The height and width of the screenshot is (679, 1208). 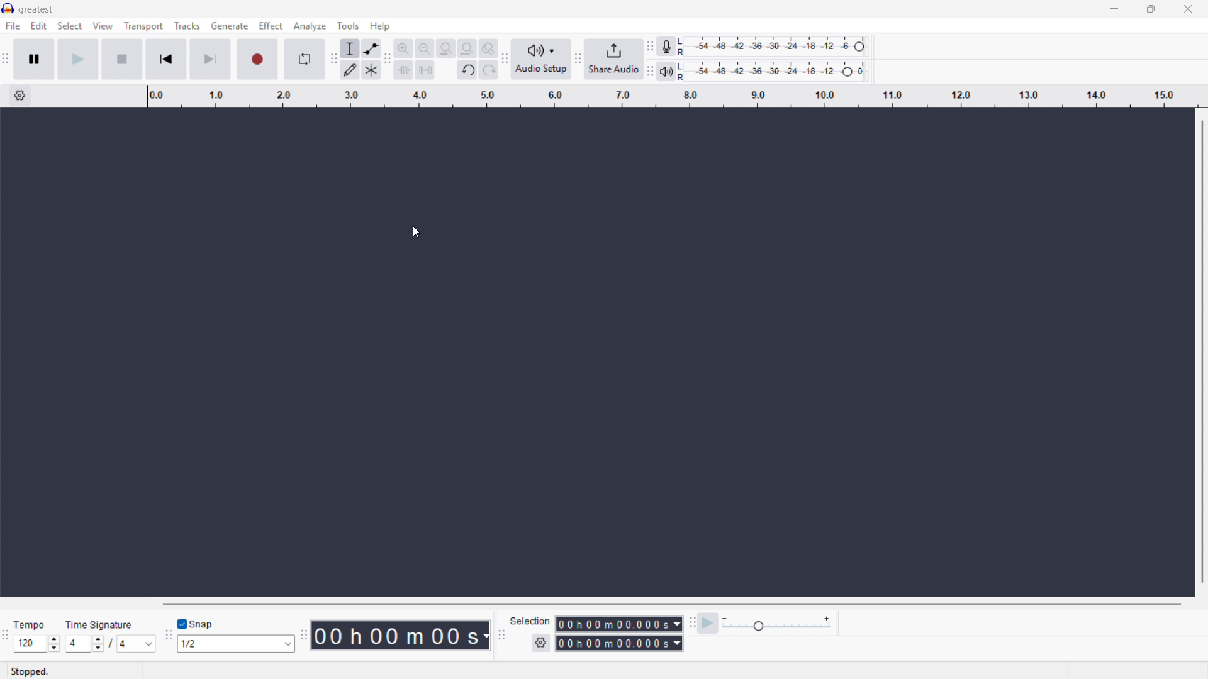 What do you see at coordinates (78, 60) in the screenshot?
I see `Play ` at bounding box center [78, 60].